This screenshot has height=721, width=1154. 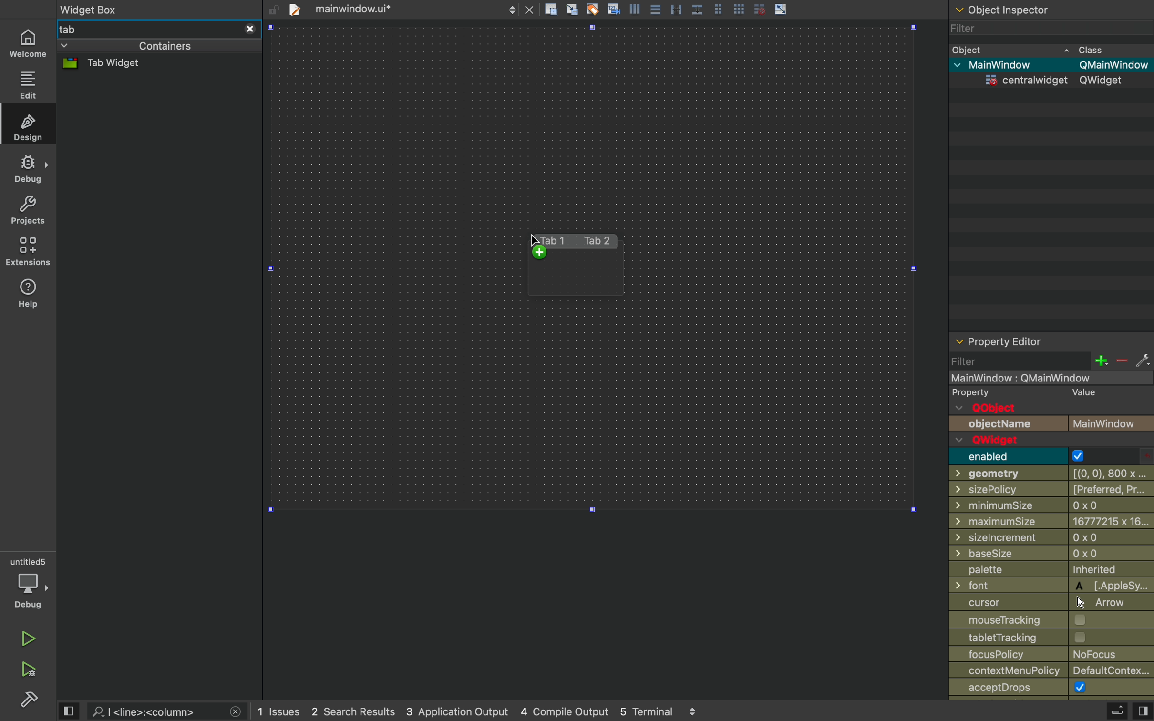 What do you see at coordinates (145, 28) in the screenshot?
I see `tab` at bounding box center [145, 28].